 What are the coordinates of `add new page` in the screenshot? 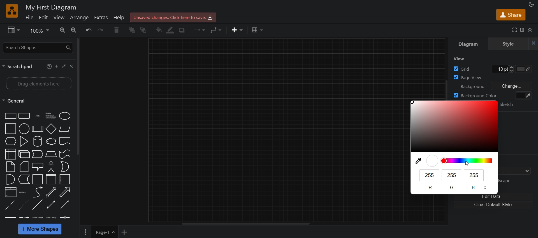 It's located at (126, 232).